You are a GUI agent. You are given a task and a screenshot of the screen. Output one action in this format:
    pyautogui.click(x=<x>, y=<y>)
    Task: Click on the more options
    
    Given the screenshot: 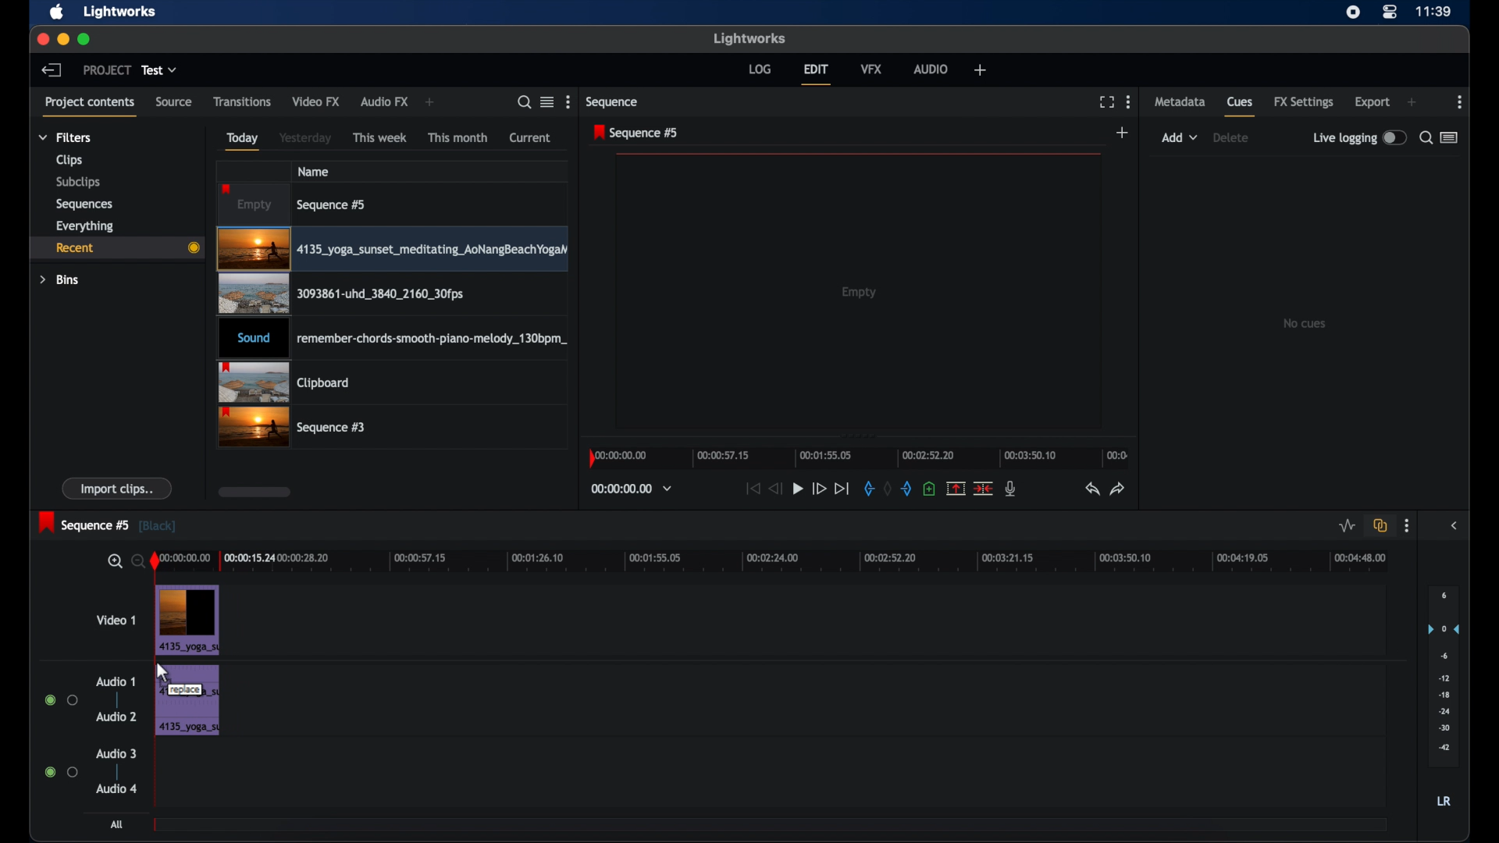 What is the action you would take?
    pyautogui.click(x=568, y=101)
    